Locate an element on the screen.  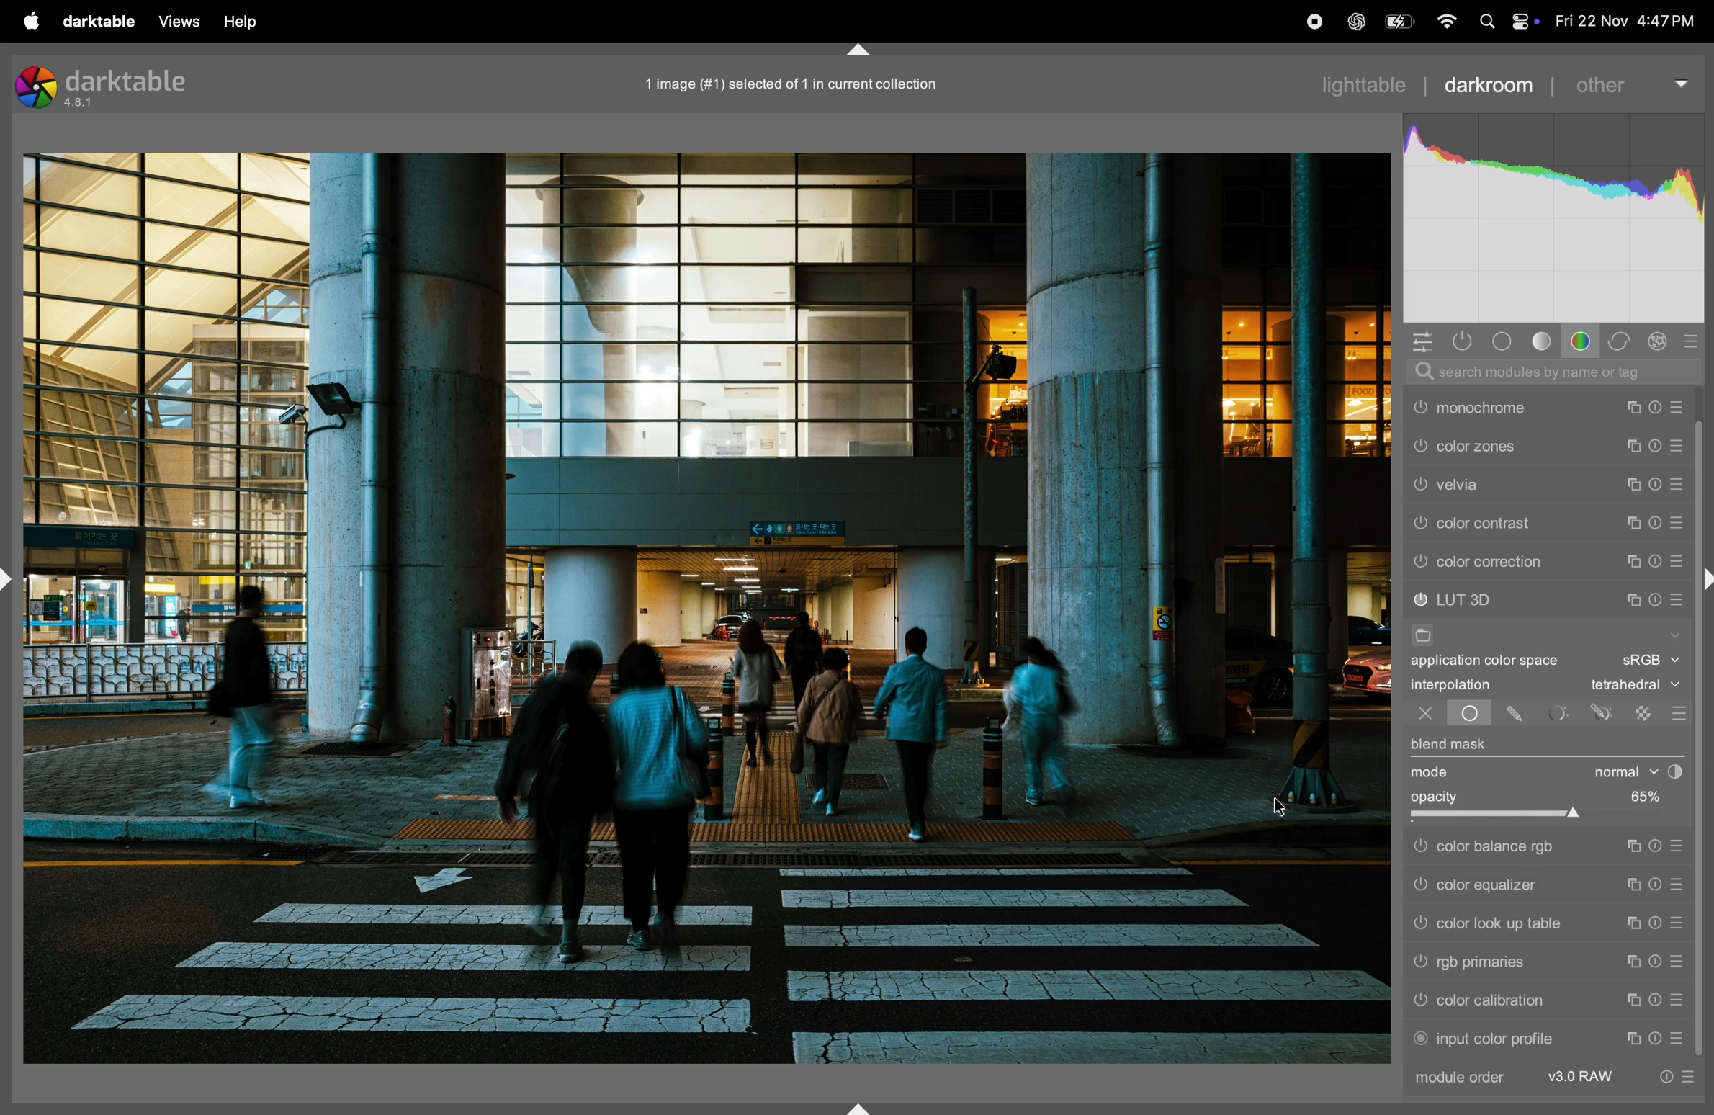
presets is located at coordinates (1676, 1035).